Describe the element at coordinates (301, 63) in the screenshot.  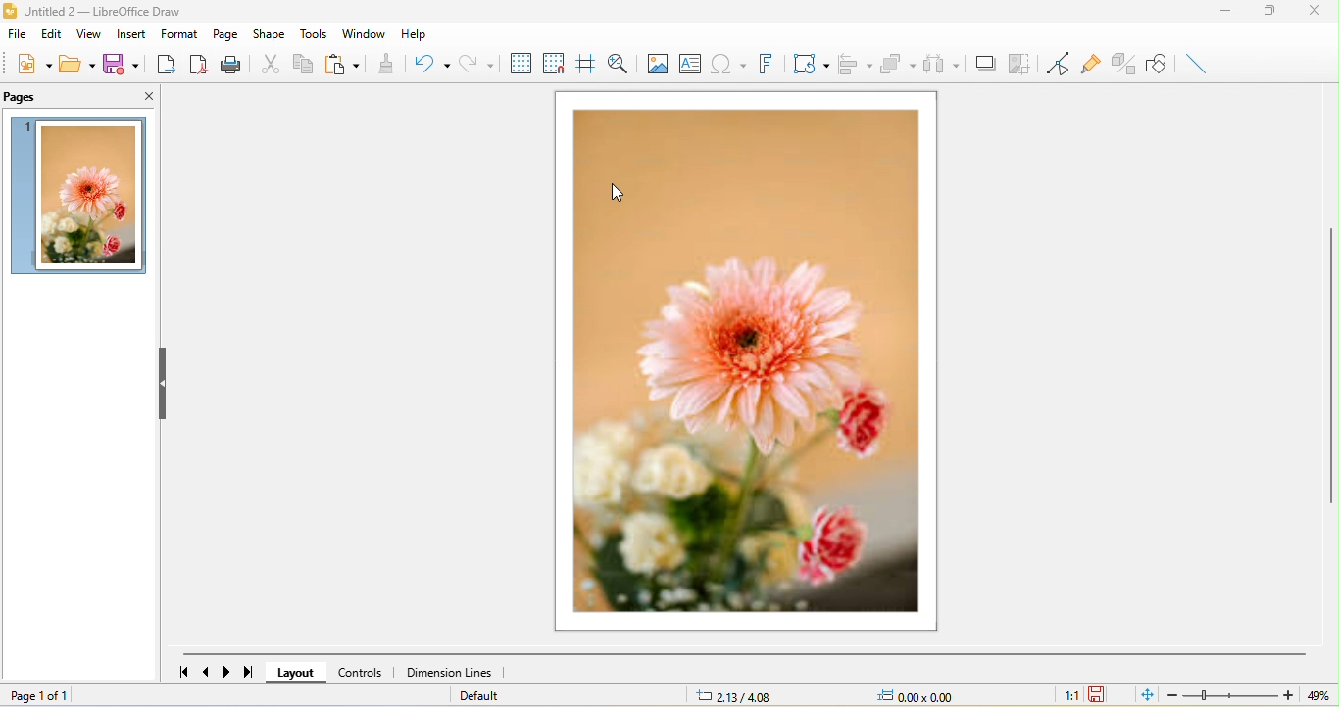
I see `copy` at that location.